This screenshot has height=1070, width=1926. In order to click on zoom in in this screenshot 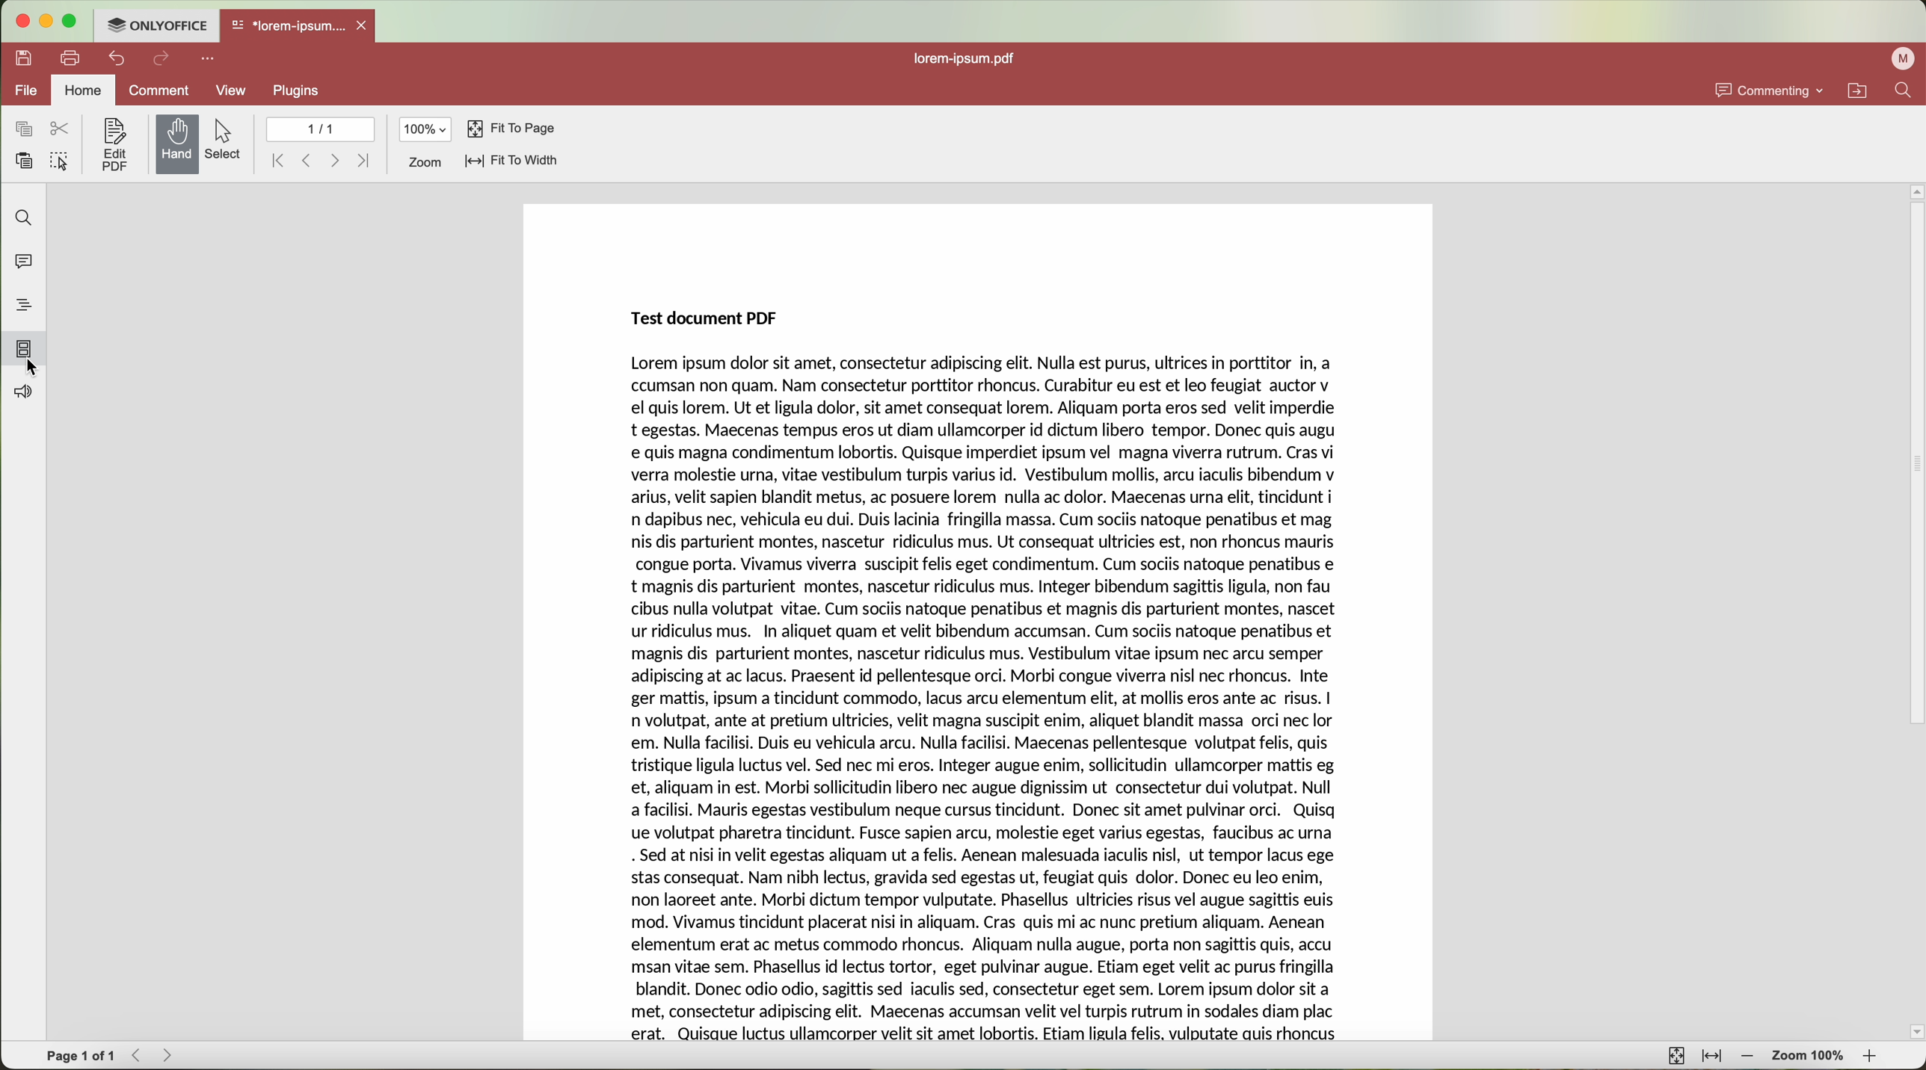, I will do `click(1875, 1057)`.